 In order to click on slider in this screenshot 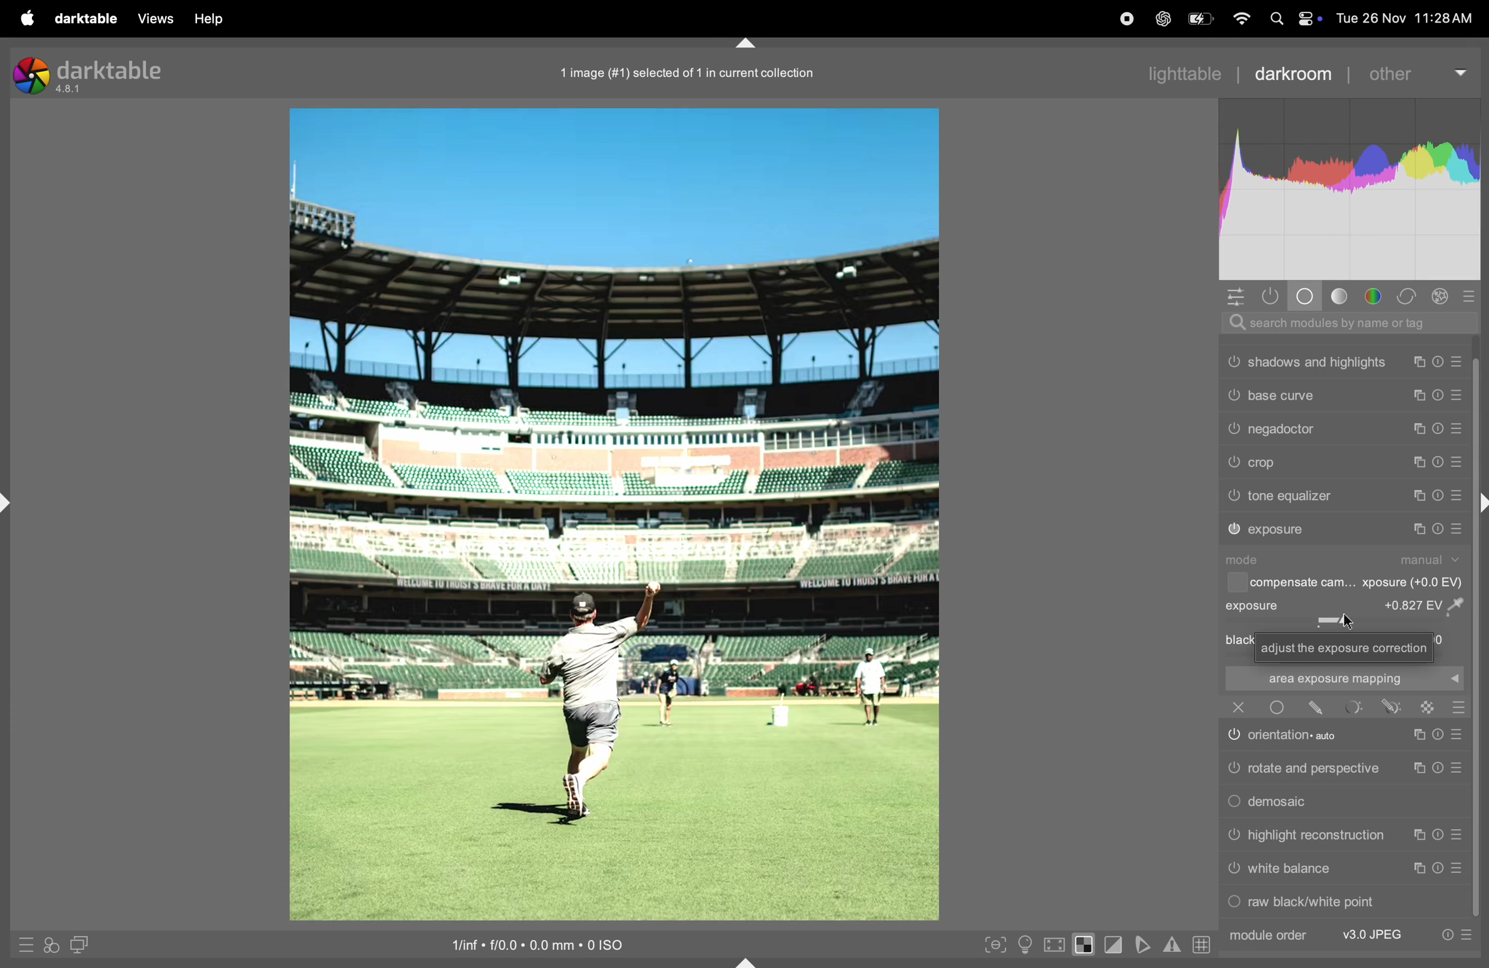, I will do `click(1344, 621)`.